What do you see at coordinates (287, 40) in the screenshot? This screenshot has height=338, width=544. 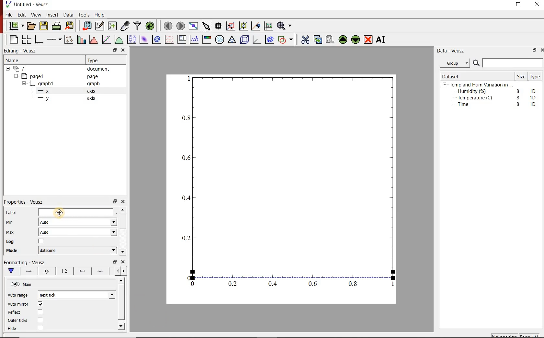 I see `add a shape to the plot` at bounding box center [287, 40].